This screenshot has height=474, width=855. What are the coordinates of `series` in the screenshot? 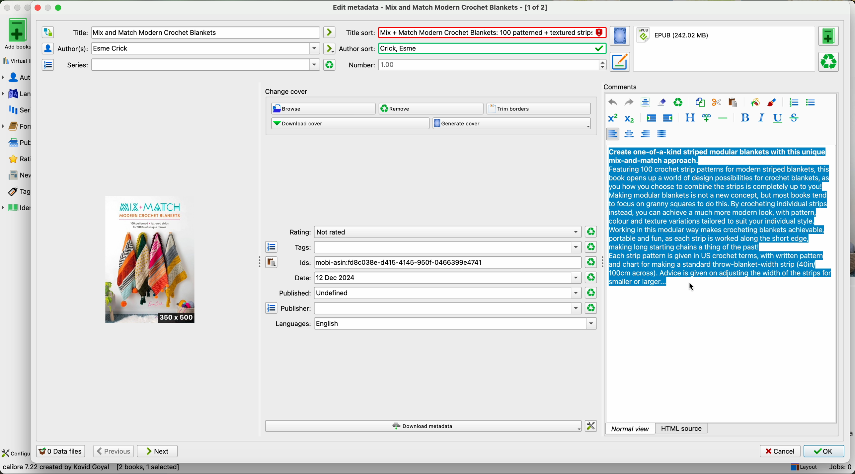 It's located at (192, 65).